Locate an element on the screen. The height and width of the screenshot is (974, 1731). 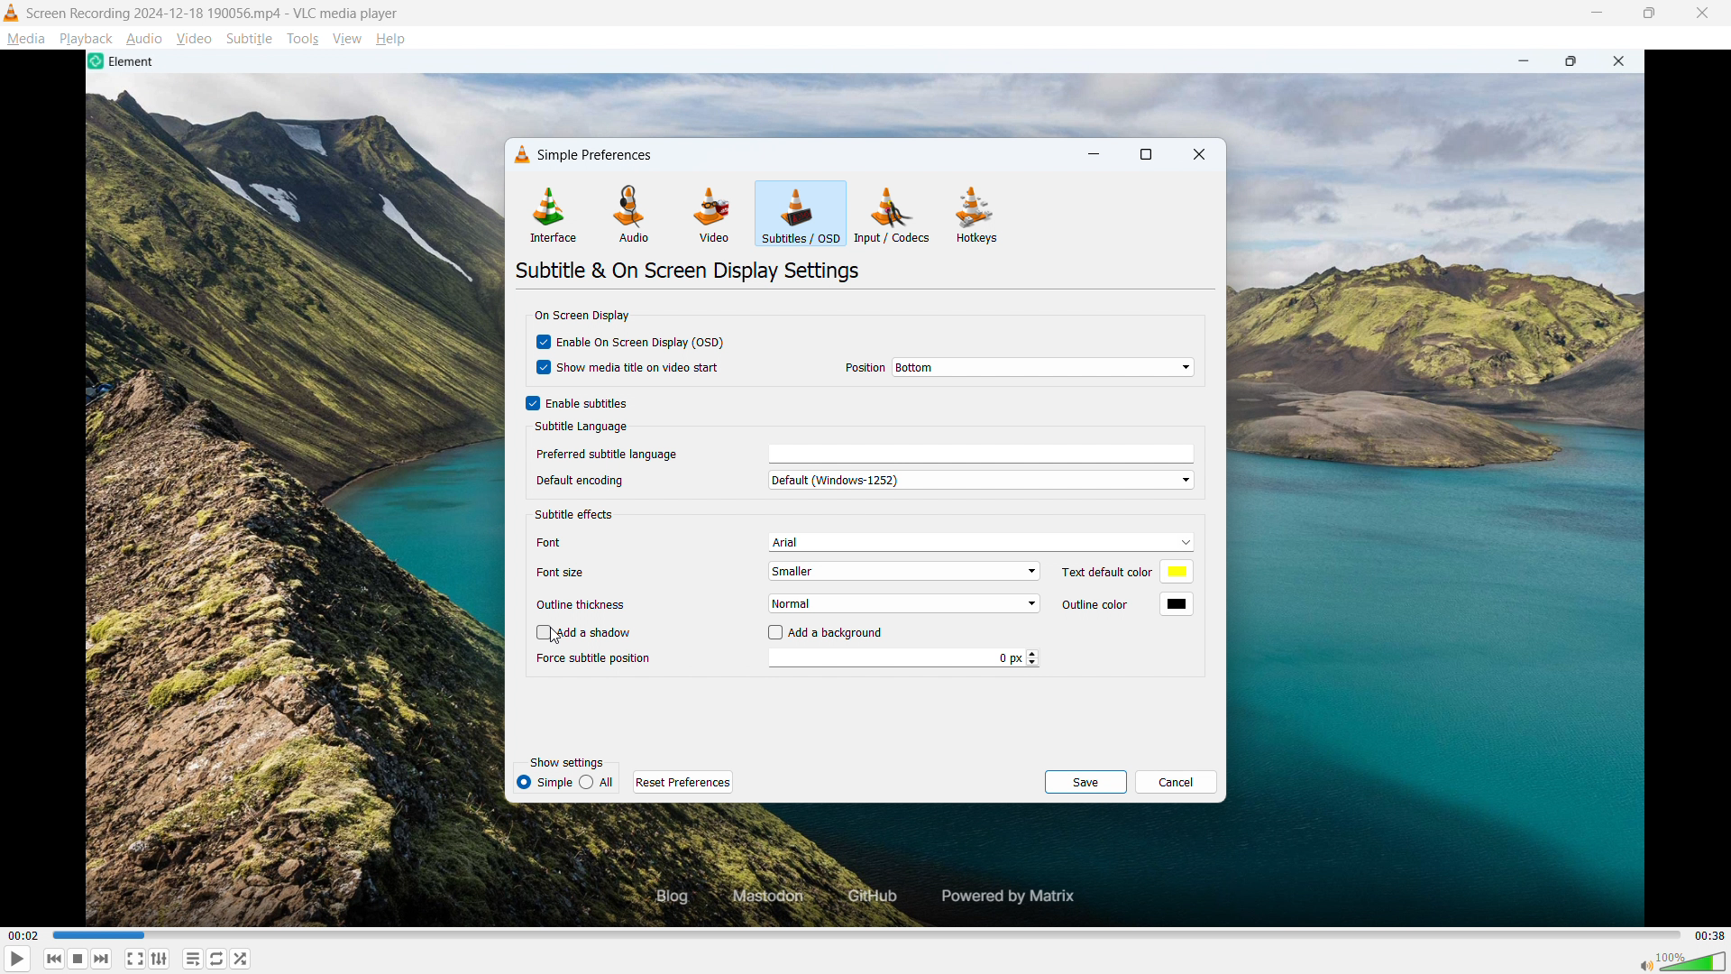
save is located at coordinates (1085, 783).